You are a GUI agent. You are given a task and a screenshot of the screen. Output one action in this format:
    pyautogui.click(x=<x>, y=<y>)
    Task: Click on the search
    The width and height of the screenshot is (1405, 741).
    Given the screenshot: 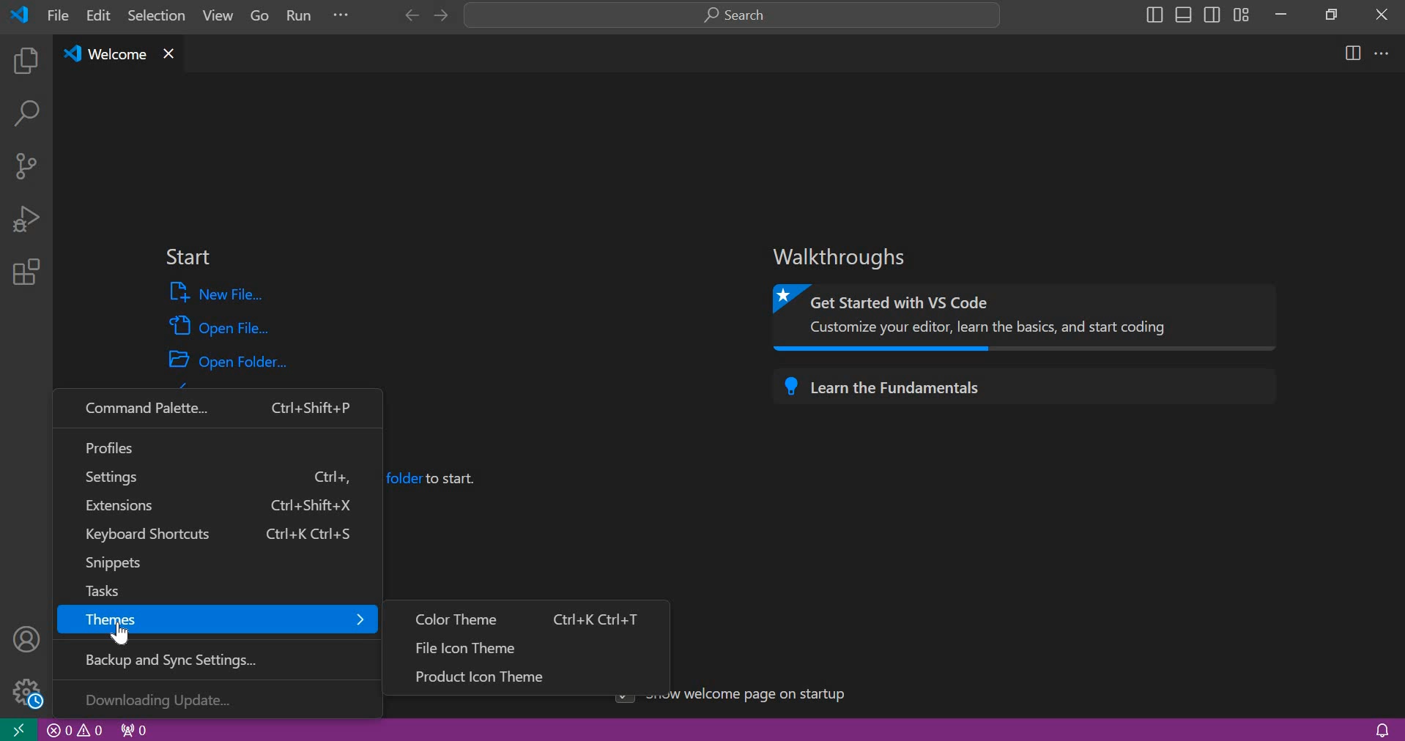 What is the action you would take?
    pyautogui.click(x=26, y=116)
    